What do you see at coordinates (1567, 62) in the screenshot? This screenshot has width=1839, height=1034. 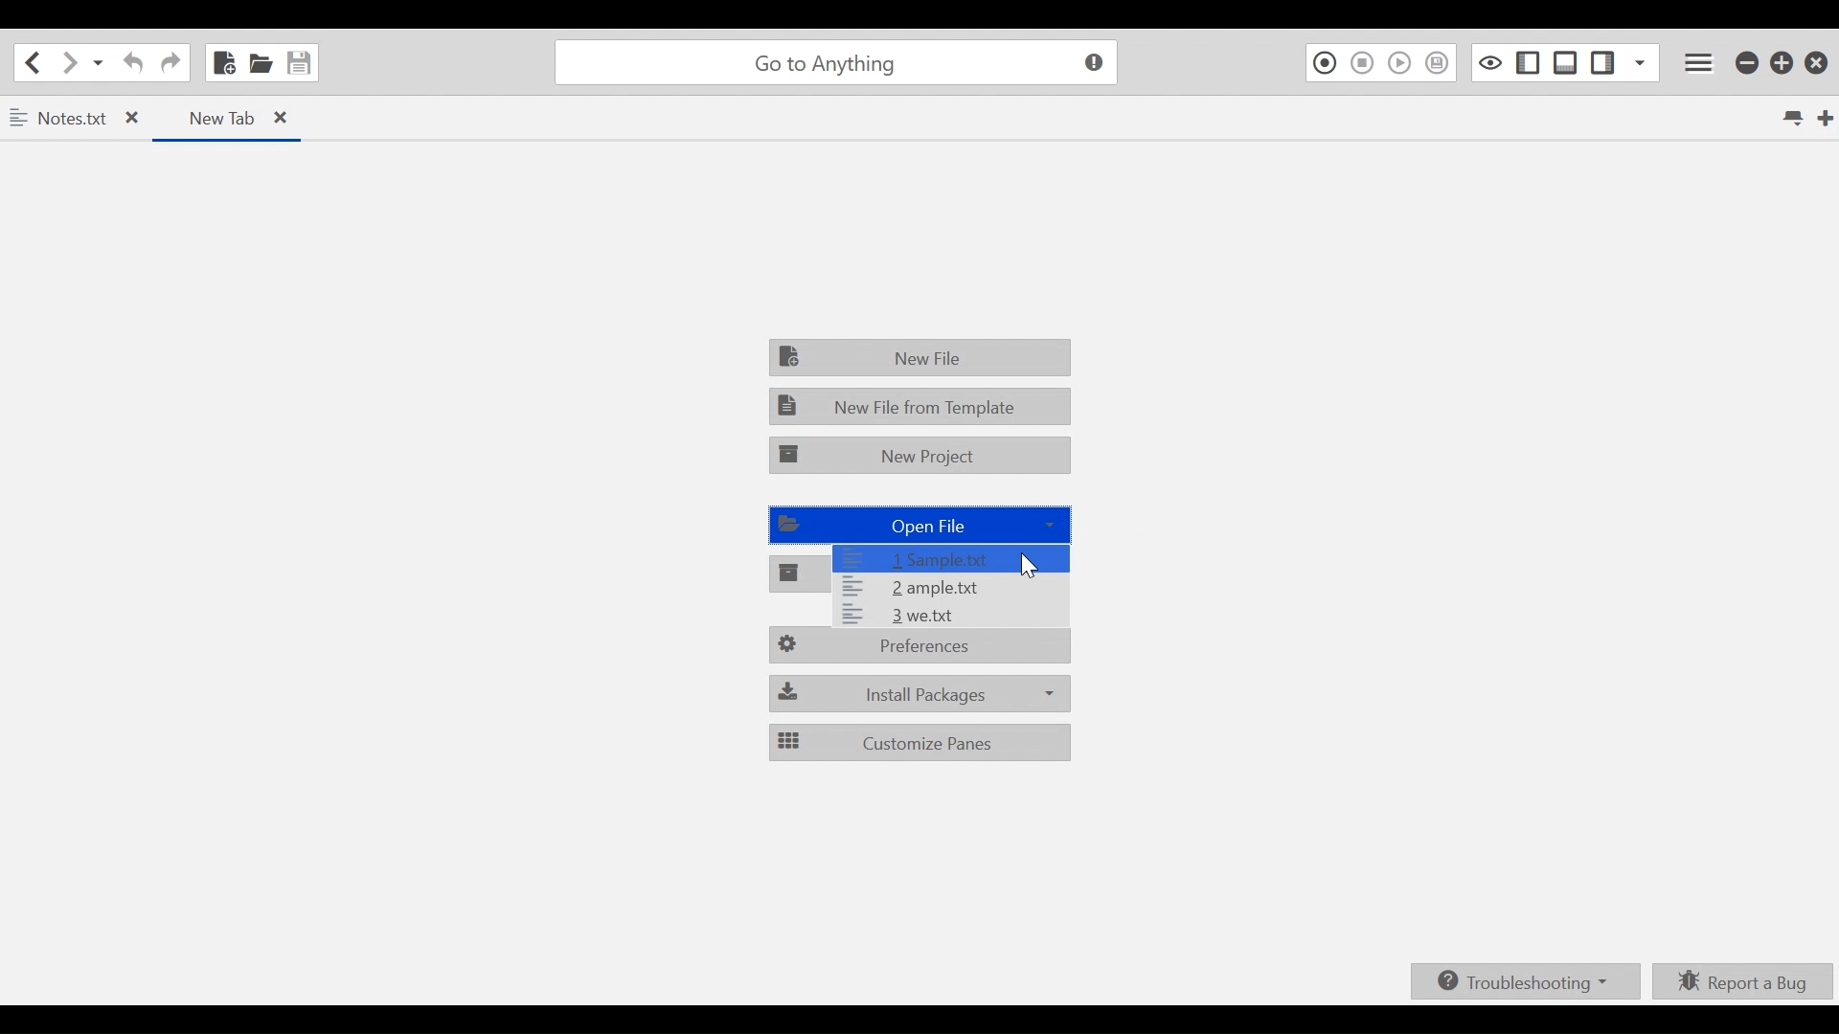 I see `Show/Hide Bottom Pane` at bounding box center [1567, 62].